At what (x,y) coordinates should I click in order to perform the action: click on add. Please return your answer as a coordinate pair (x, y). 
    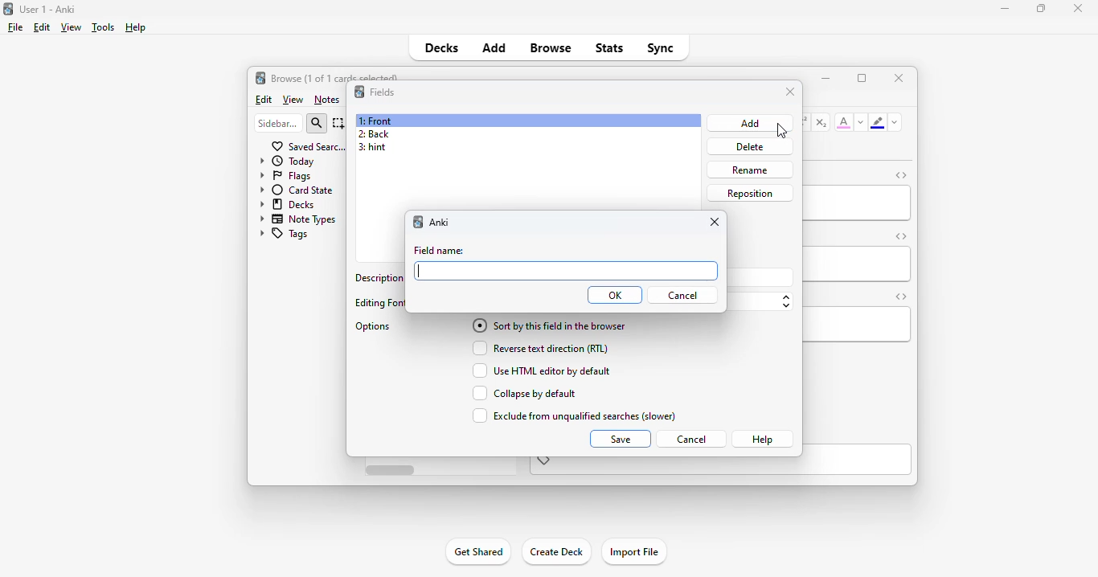
    Looking at the image, I should click on (752, 123).